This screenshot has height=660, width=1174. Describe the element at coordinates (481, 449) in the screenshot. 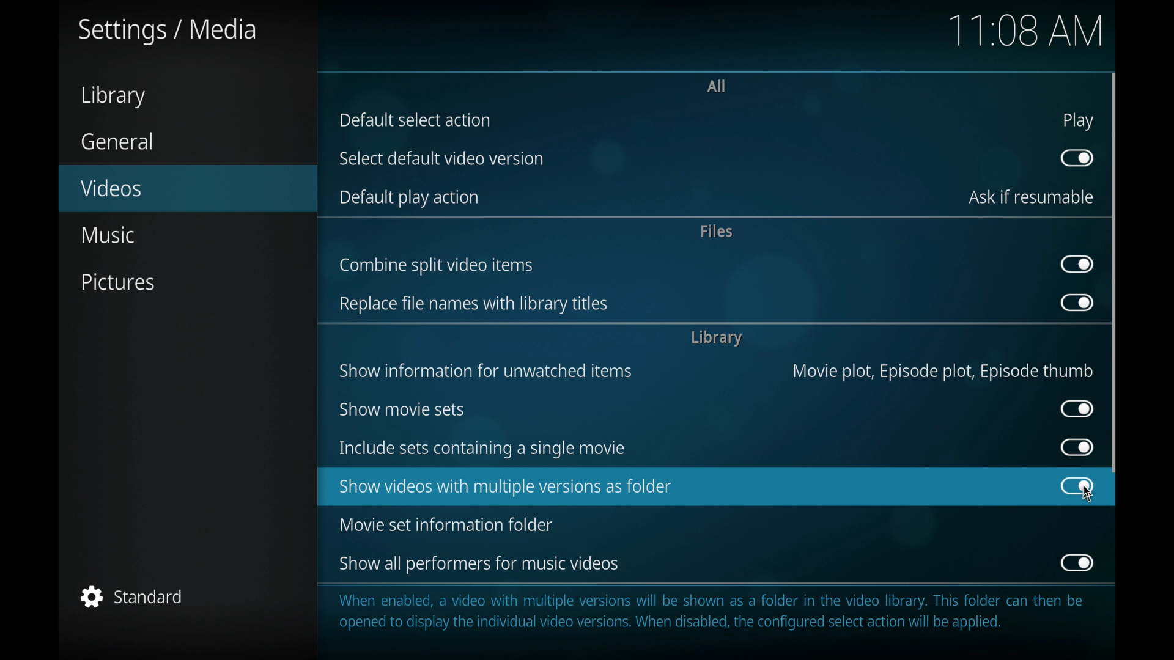

I see `include sets containing a single movie` at that location.